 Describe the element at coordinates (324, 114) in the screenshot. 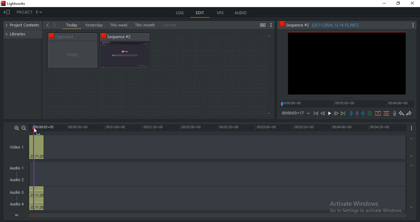

I see `Nudge one frame back` at that location.